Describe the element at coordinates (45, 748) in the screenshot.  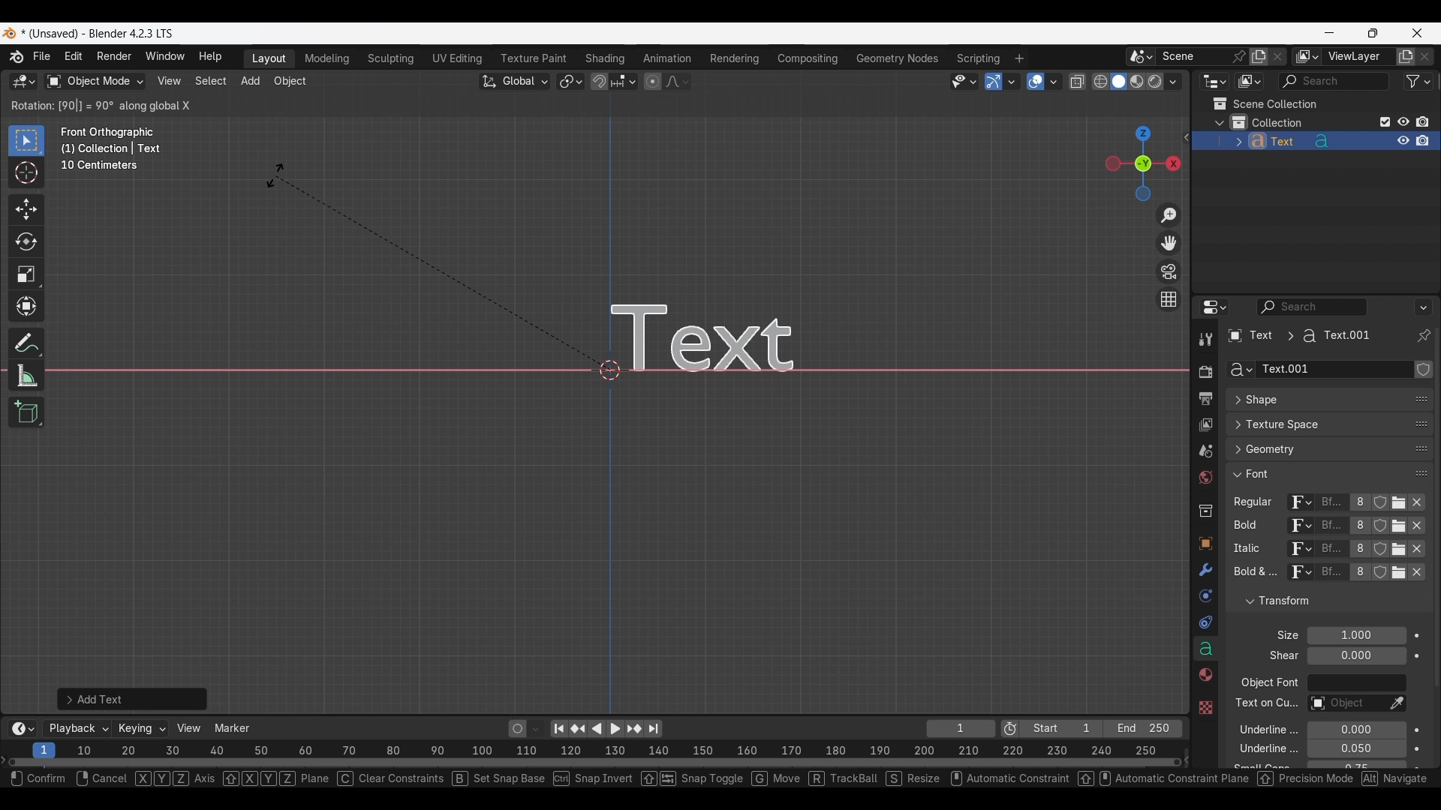
I see `Current frame, highlighted` at that location.